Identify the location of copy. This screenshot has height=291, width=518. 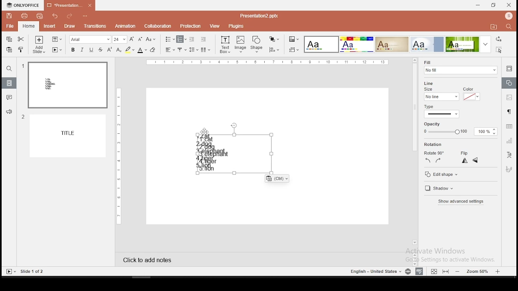
(9, 39).